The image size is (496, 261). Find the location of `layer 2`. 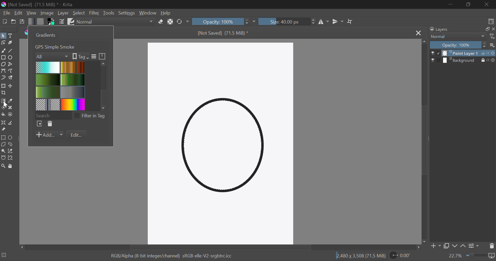

layer 2 is located at coordinates (461, 60).